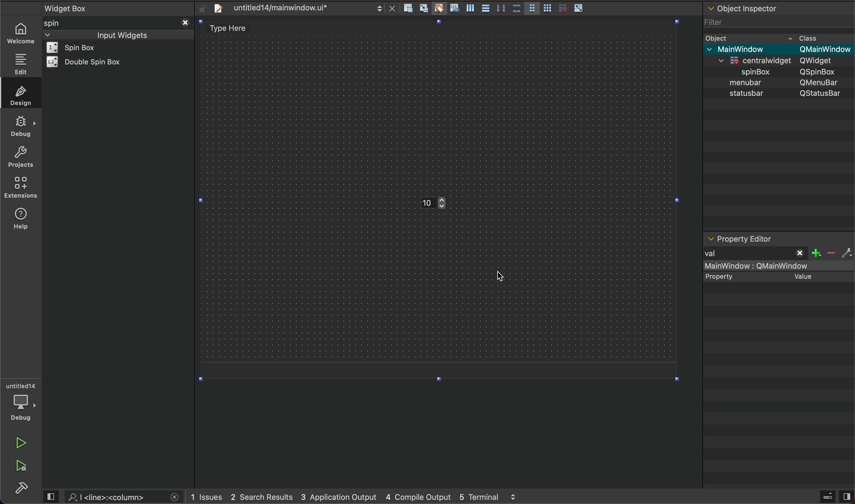 The image size is (855, 504). I want to click on run and debug, so click(22, 468).